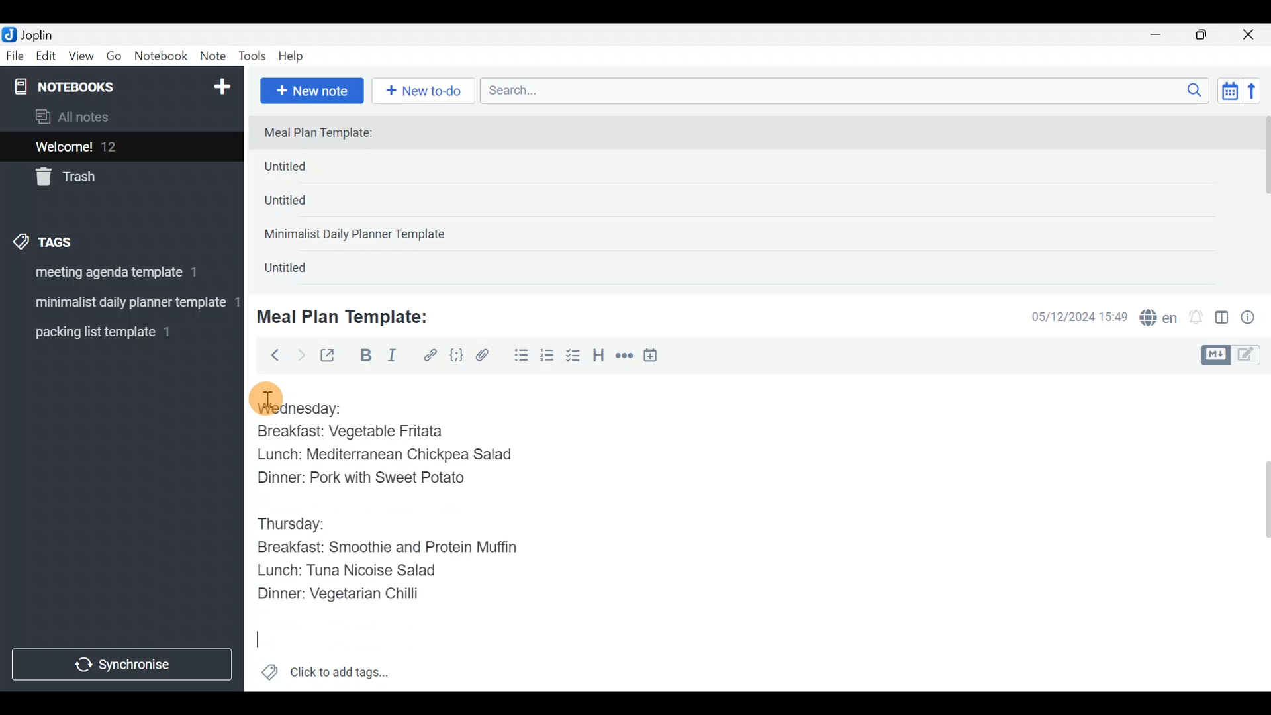 The width and height of the screenshot is (1271, 715). Describe the element at coordinates (430, 356) in the screenshot. I see `Hyperlink` at that location.